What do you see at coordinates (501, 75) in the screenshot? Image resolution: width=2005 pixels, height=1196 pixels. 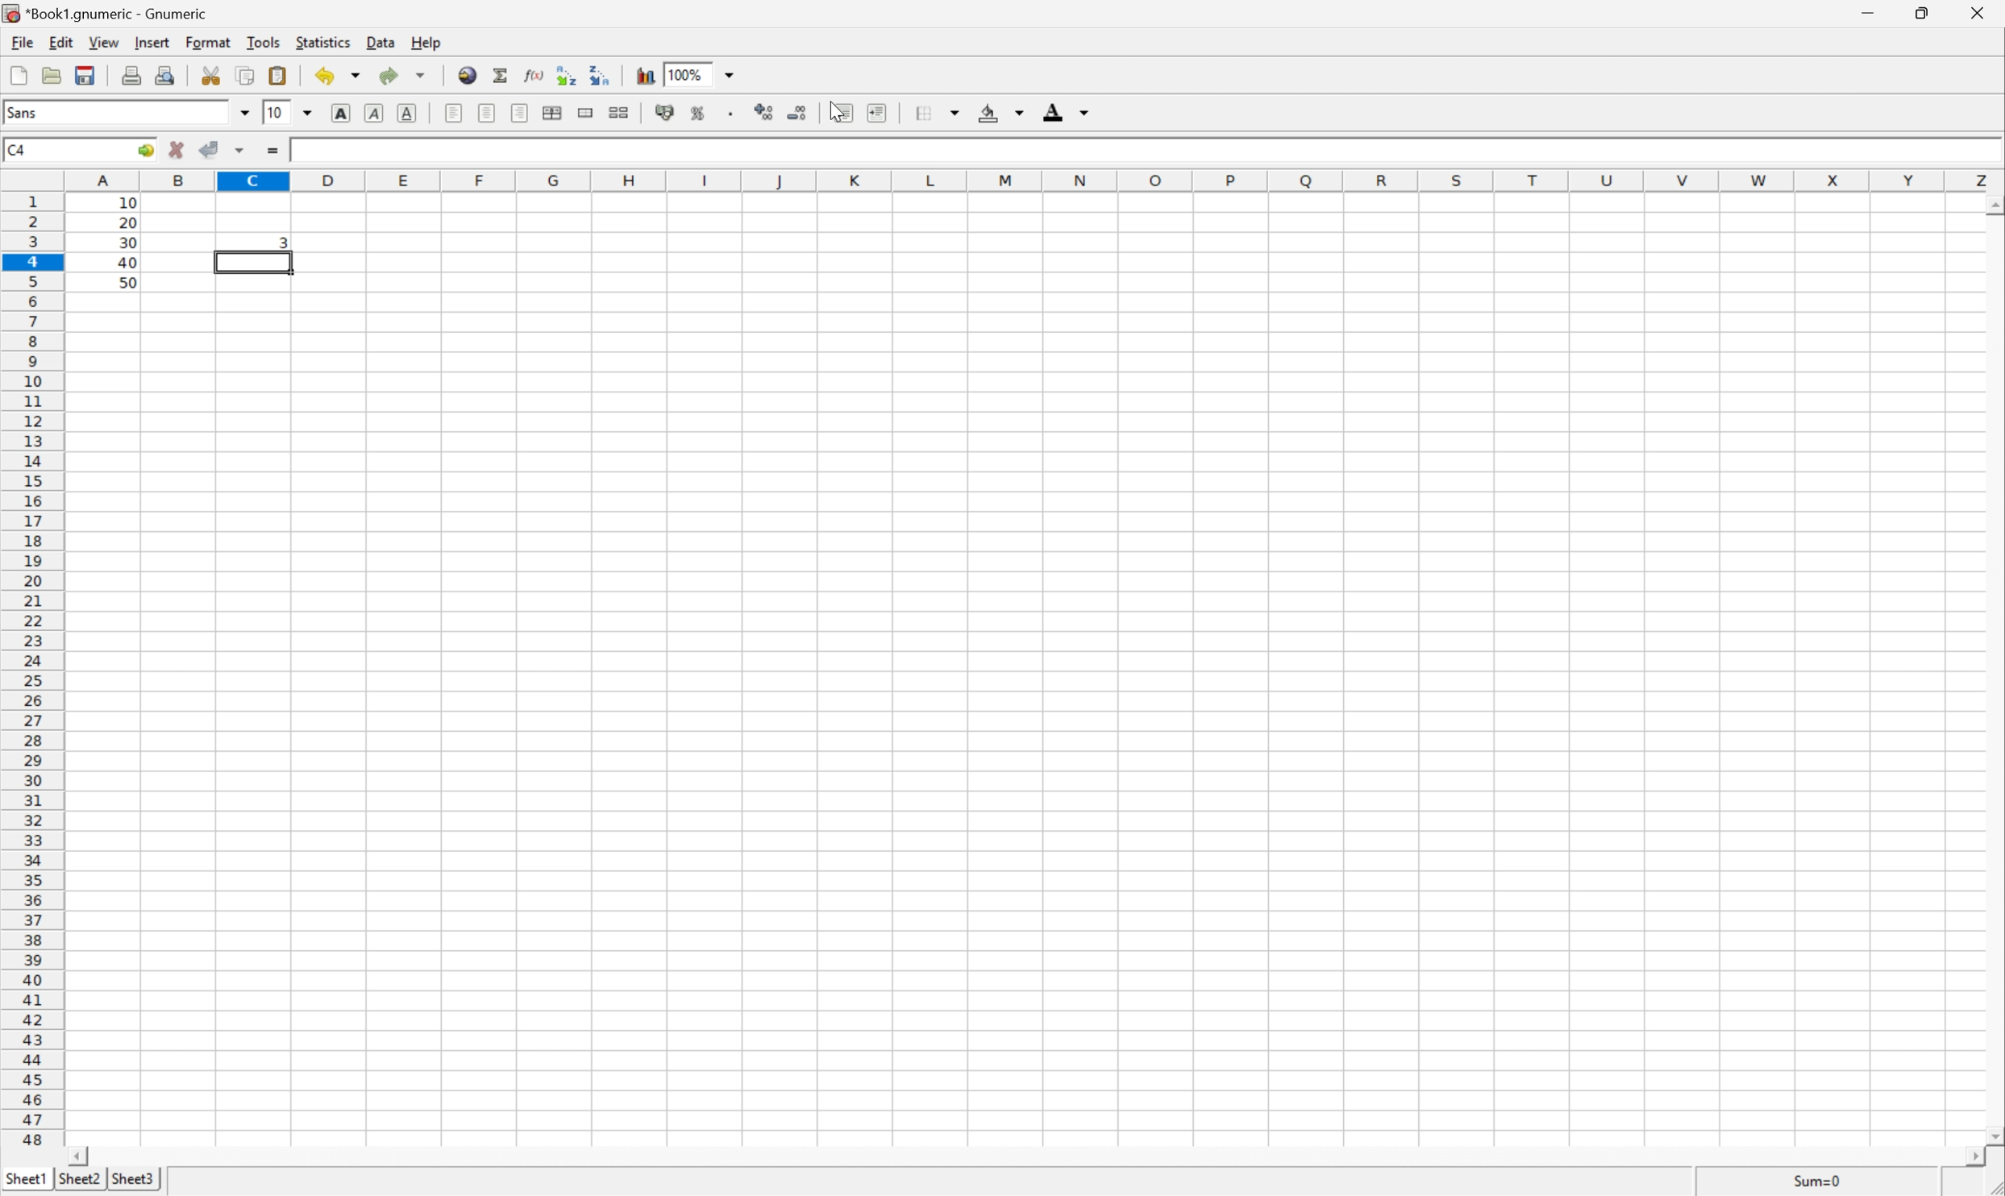 I see `Sum into the current cell` at bounding box center [501, 75].